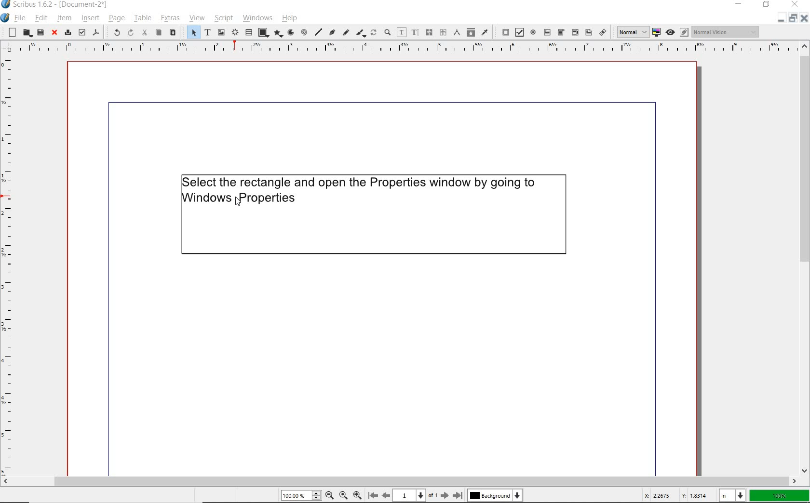 The height and width of the screenshot is (503, 810). I want to click on line, so click(319, 32).